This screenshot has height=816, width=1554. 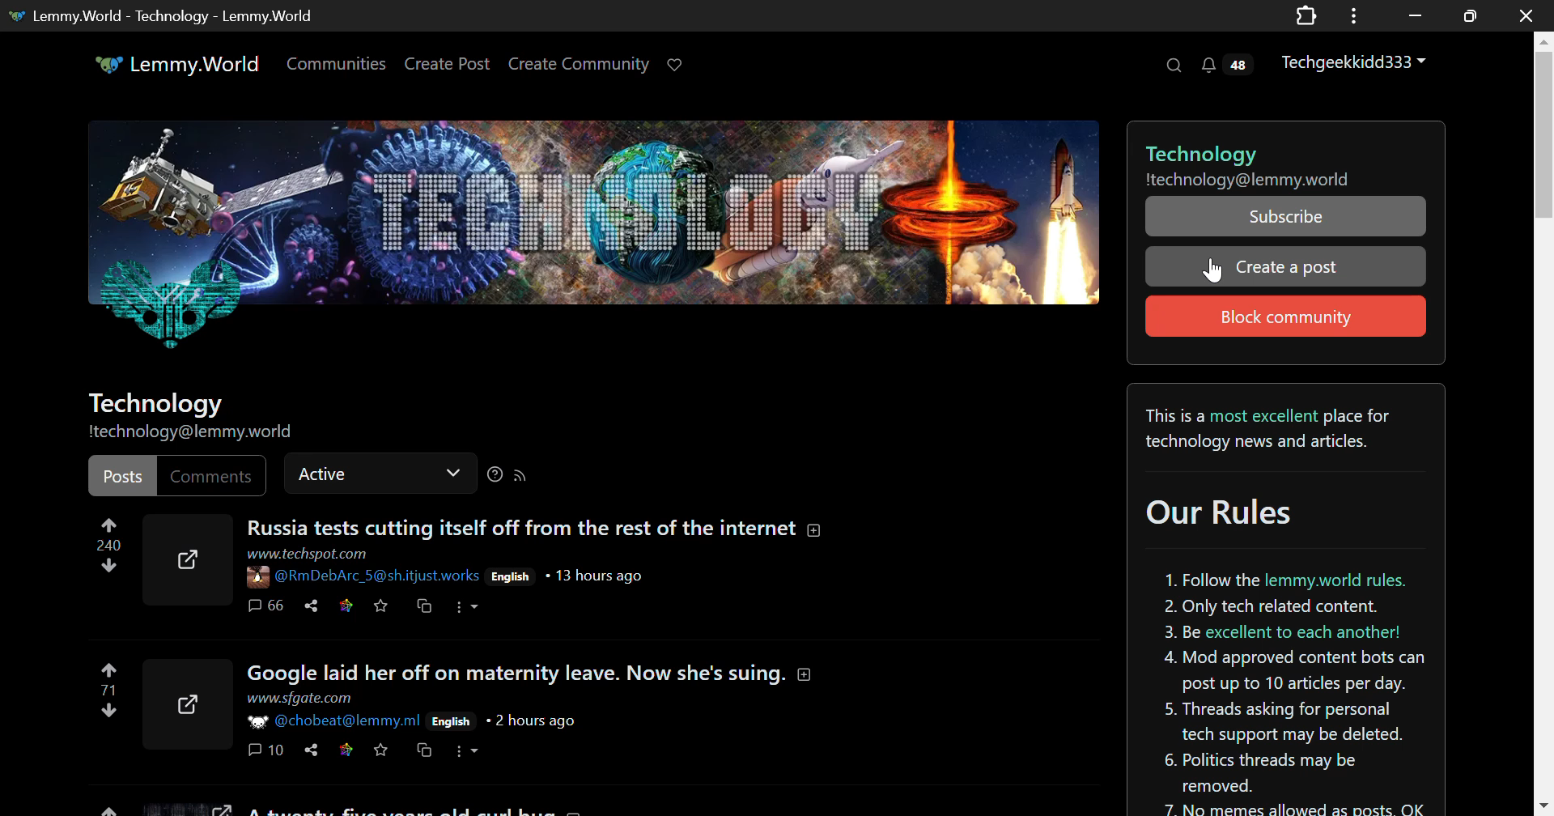 I want to click on Application Menu, so click(x=1356, y=15).